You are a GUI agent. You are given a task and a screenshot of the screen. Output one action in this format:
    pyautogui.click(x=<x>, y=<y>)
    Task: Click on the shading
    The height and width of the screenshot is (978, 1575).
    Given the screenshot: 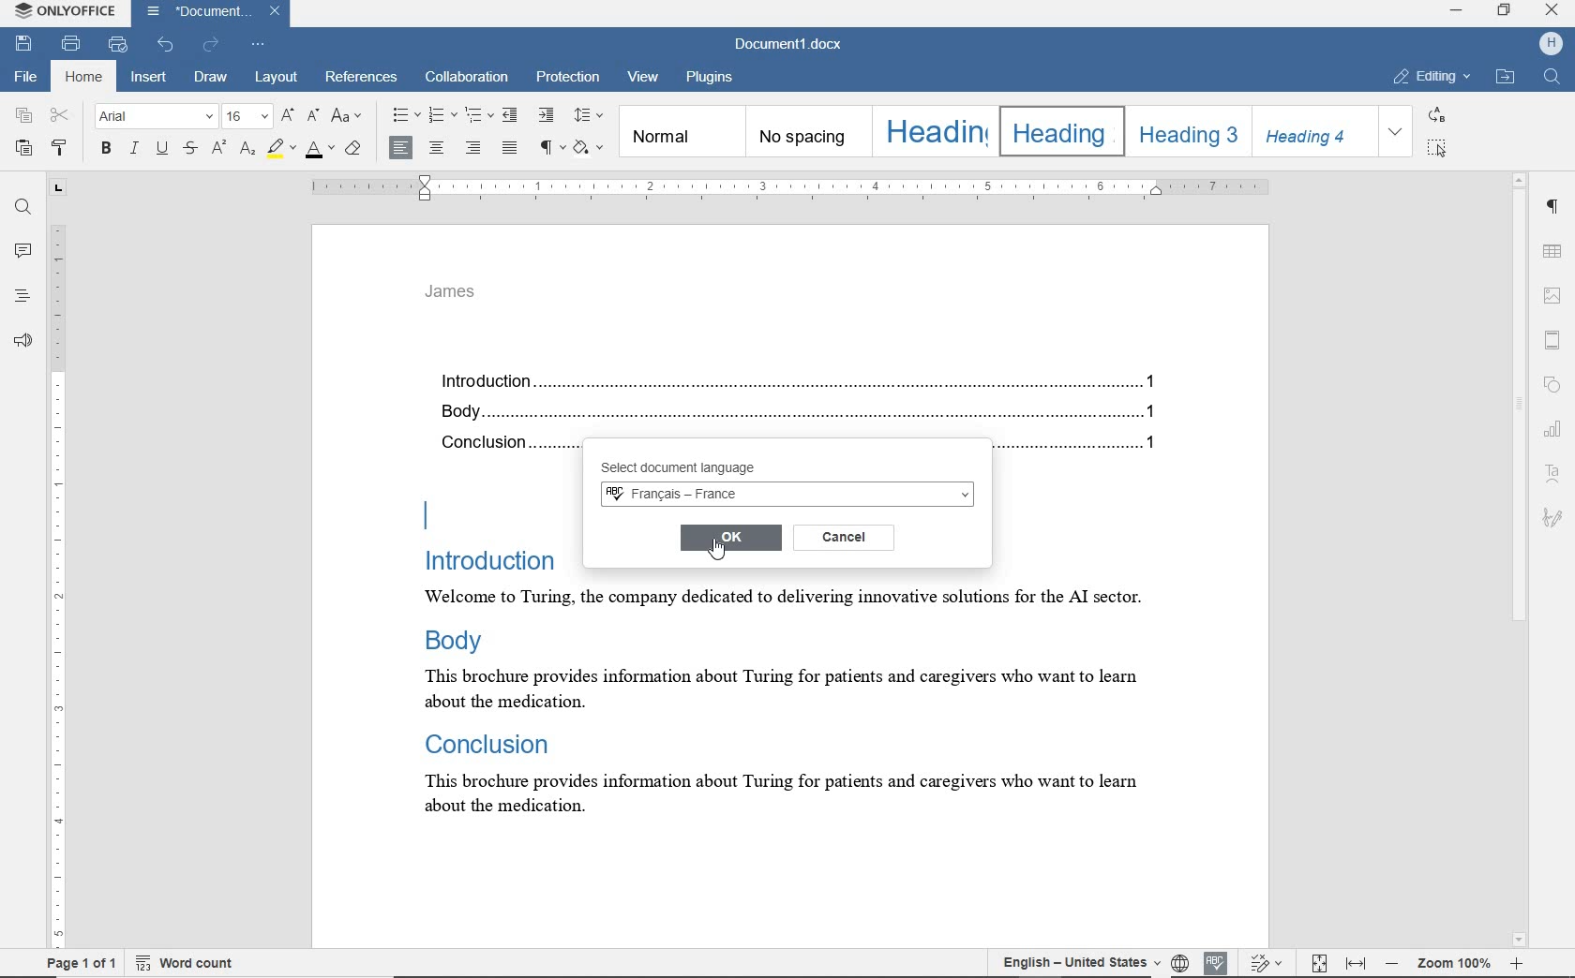 What is the action you would take?
    pyautogui.click(x=592, y=147)
    